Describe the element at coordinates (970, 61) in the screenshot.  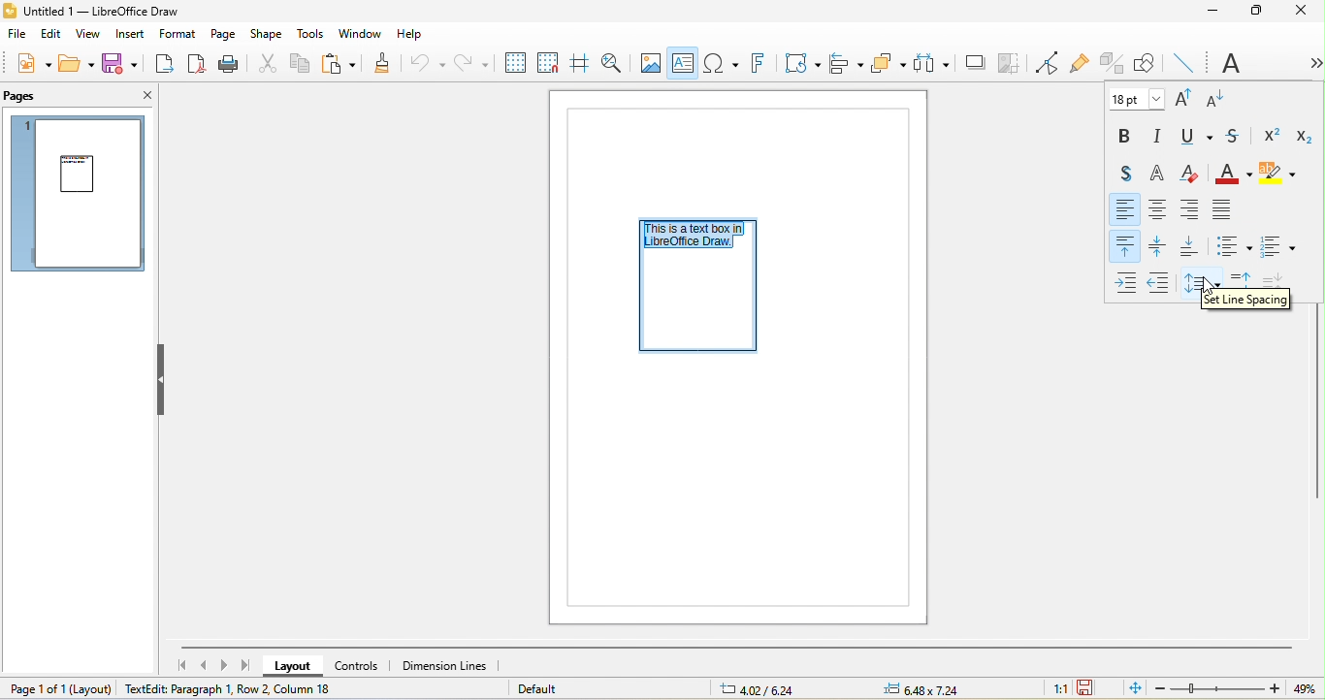
I see `shadow` at that location.